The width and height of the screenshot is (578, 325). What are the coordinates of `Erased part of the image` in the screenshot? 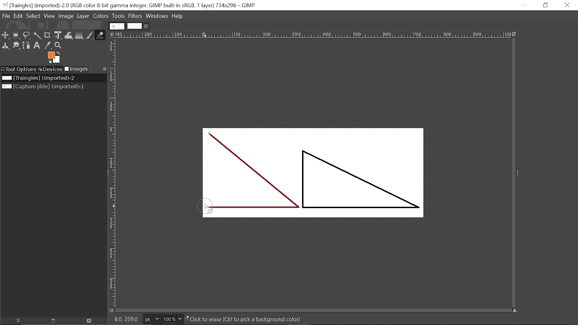 It's located at (210, 162).